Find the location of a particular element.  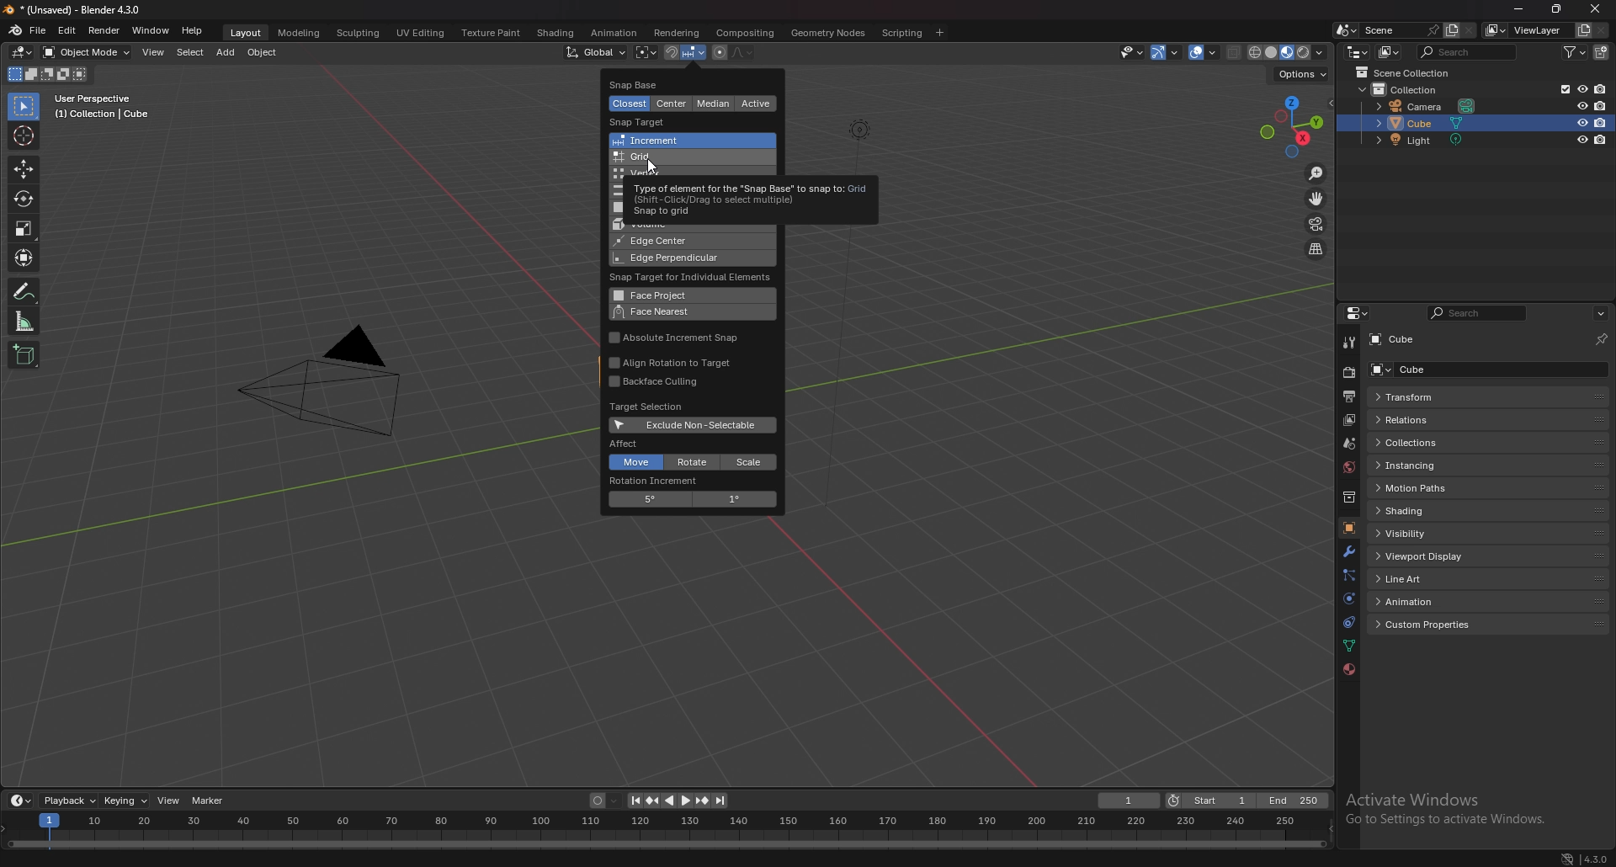

info is located at coordinates (103, 106).